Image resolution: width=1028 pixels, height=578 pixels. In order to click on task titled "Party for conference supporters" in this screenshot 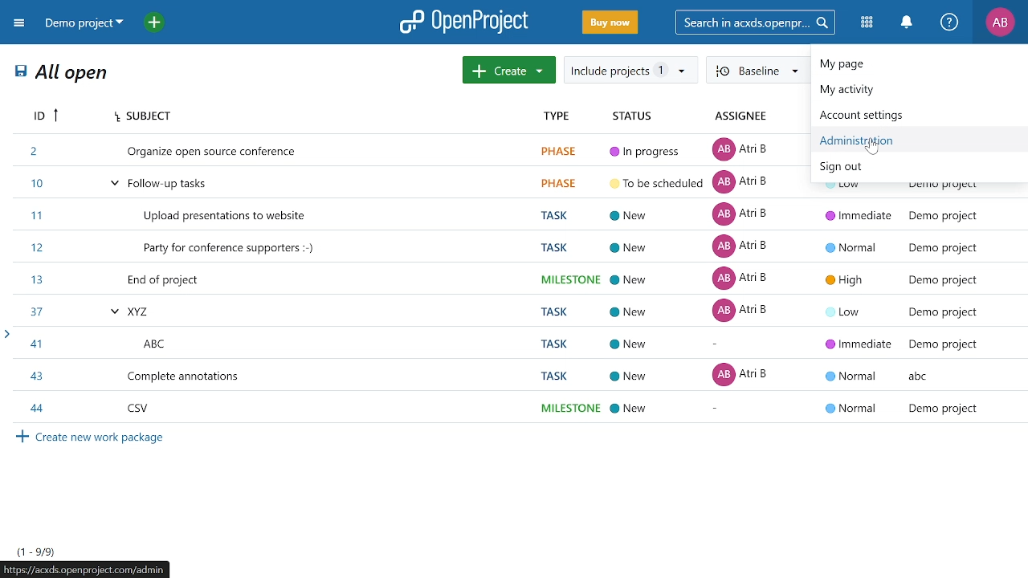, I will do `click(516, 249)`.